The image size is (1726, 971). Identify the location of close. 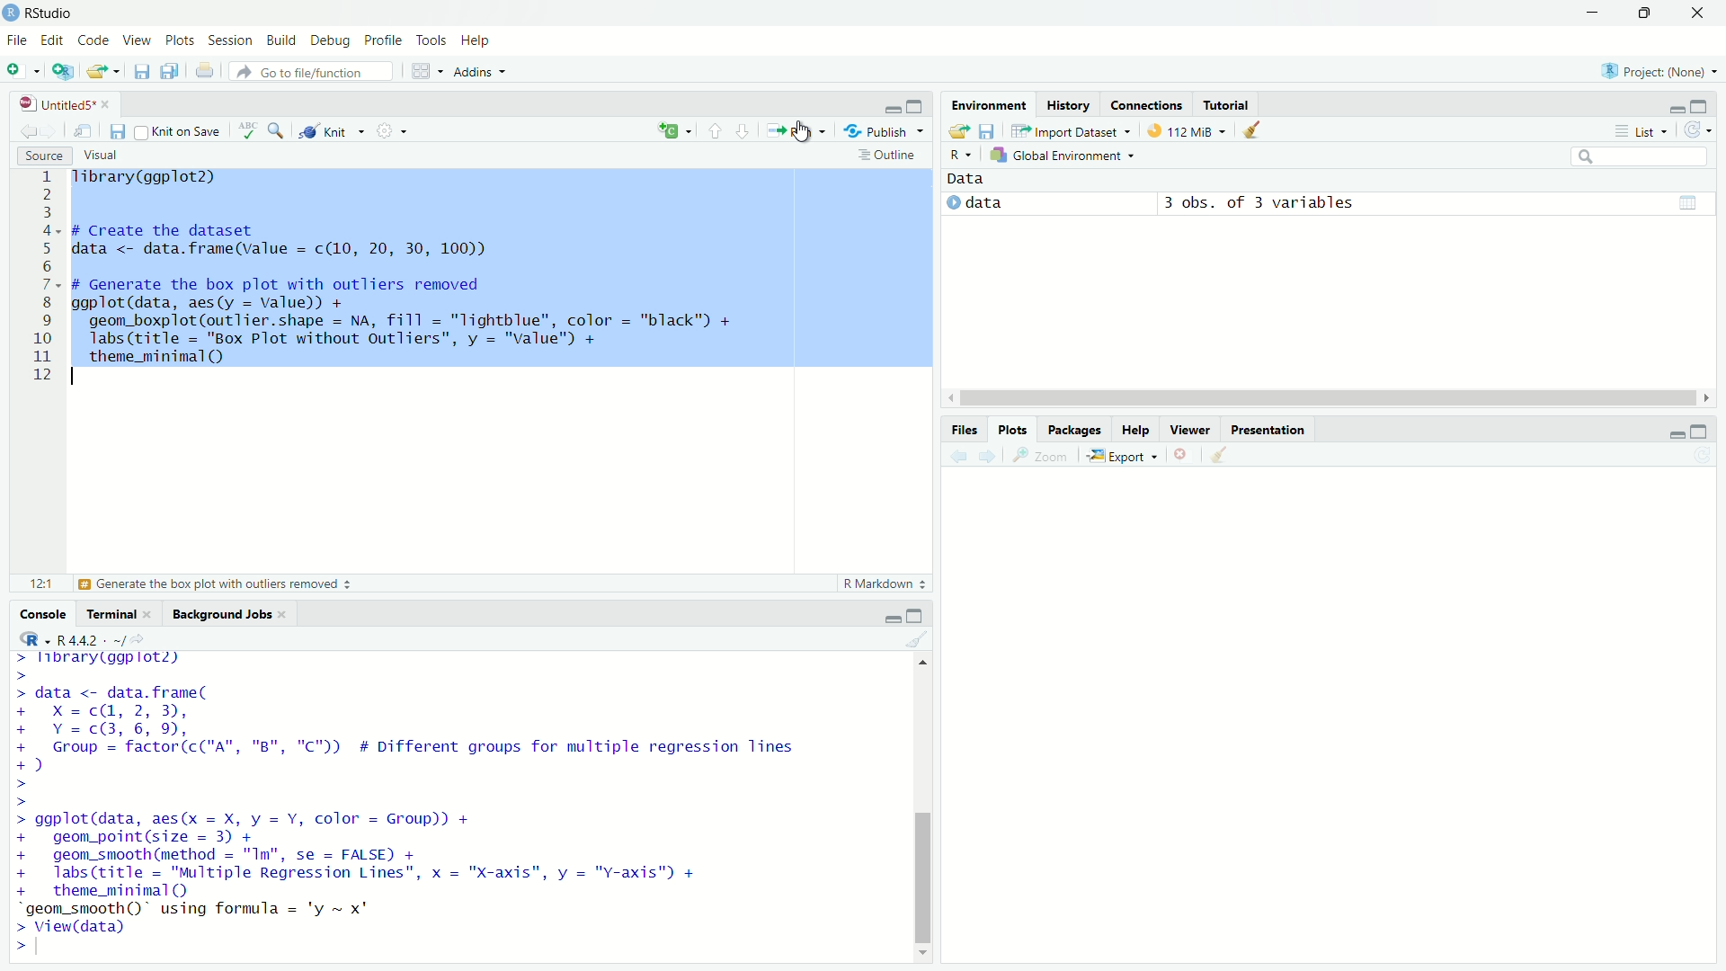
(1704, 15).